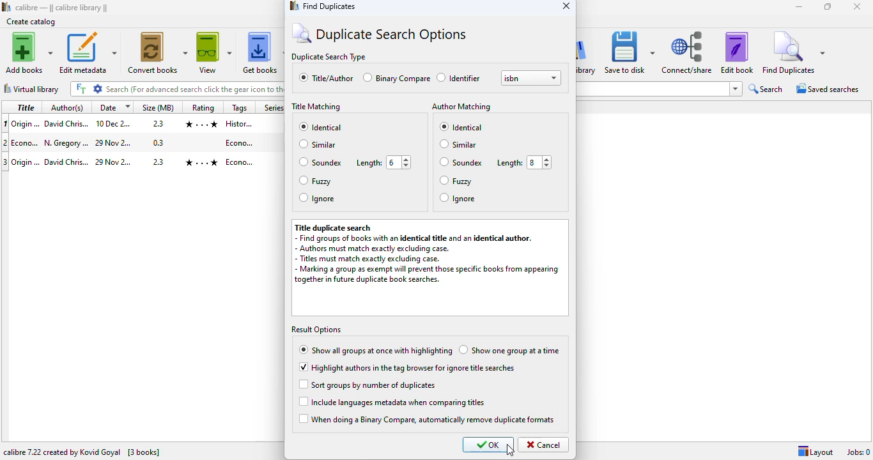  Describe the element at coordinates (566, 6) in the screenshot. I see `close` at that location.